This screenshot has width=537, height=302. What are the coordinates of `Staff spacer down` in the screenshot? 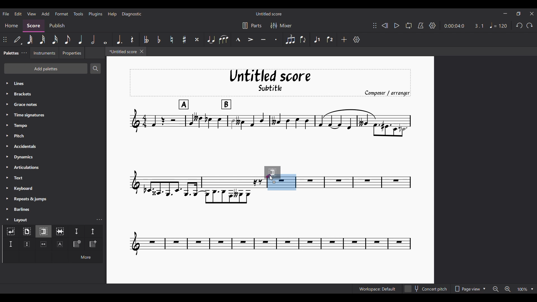 It's located at (76, 231).